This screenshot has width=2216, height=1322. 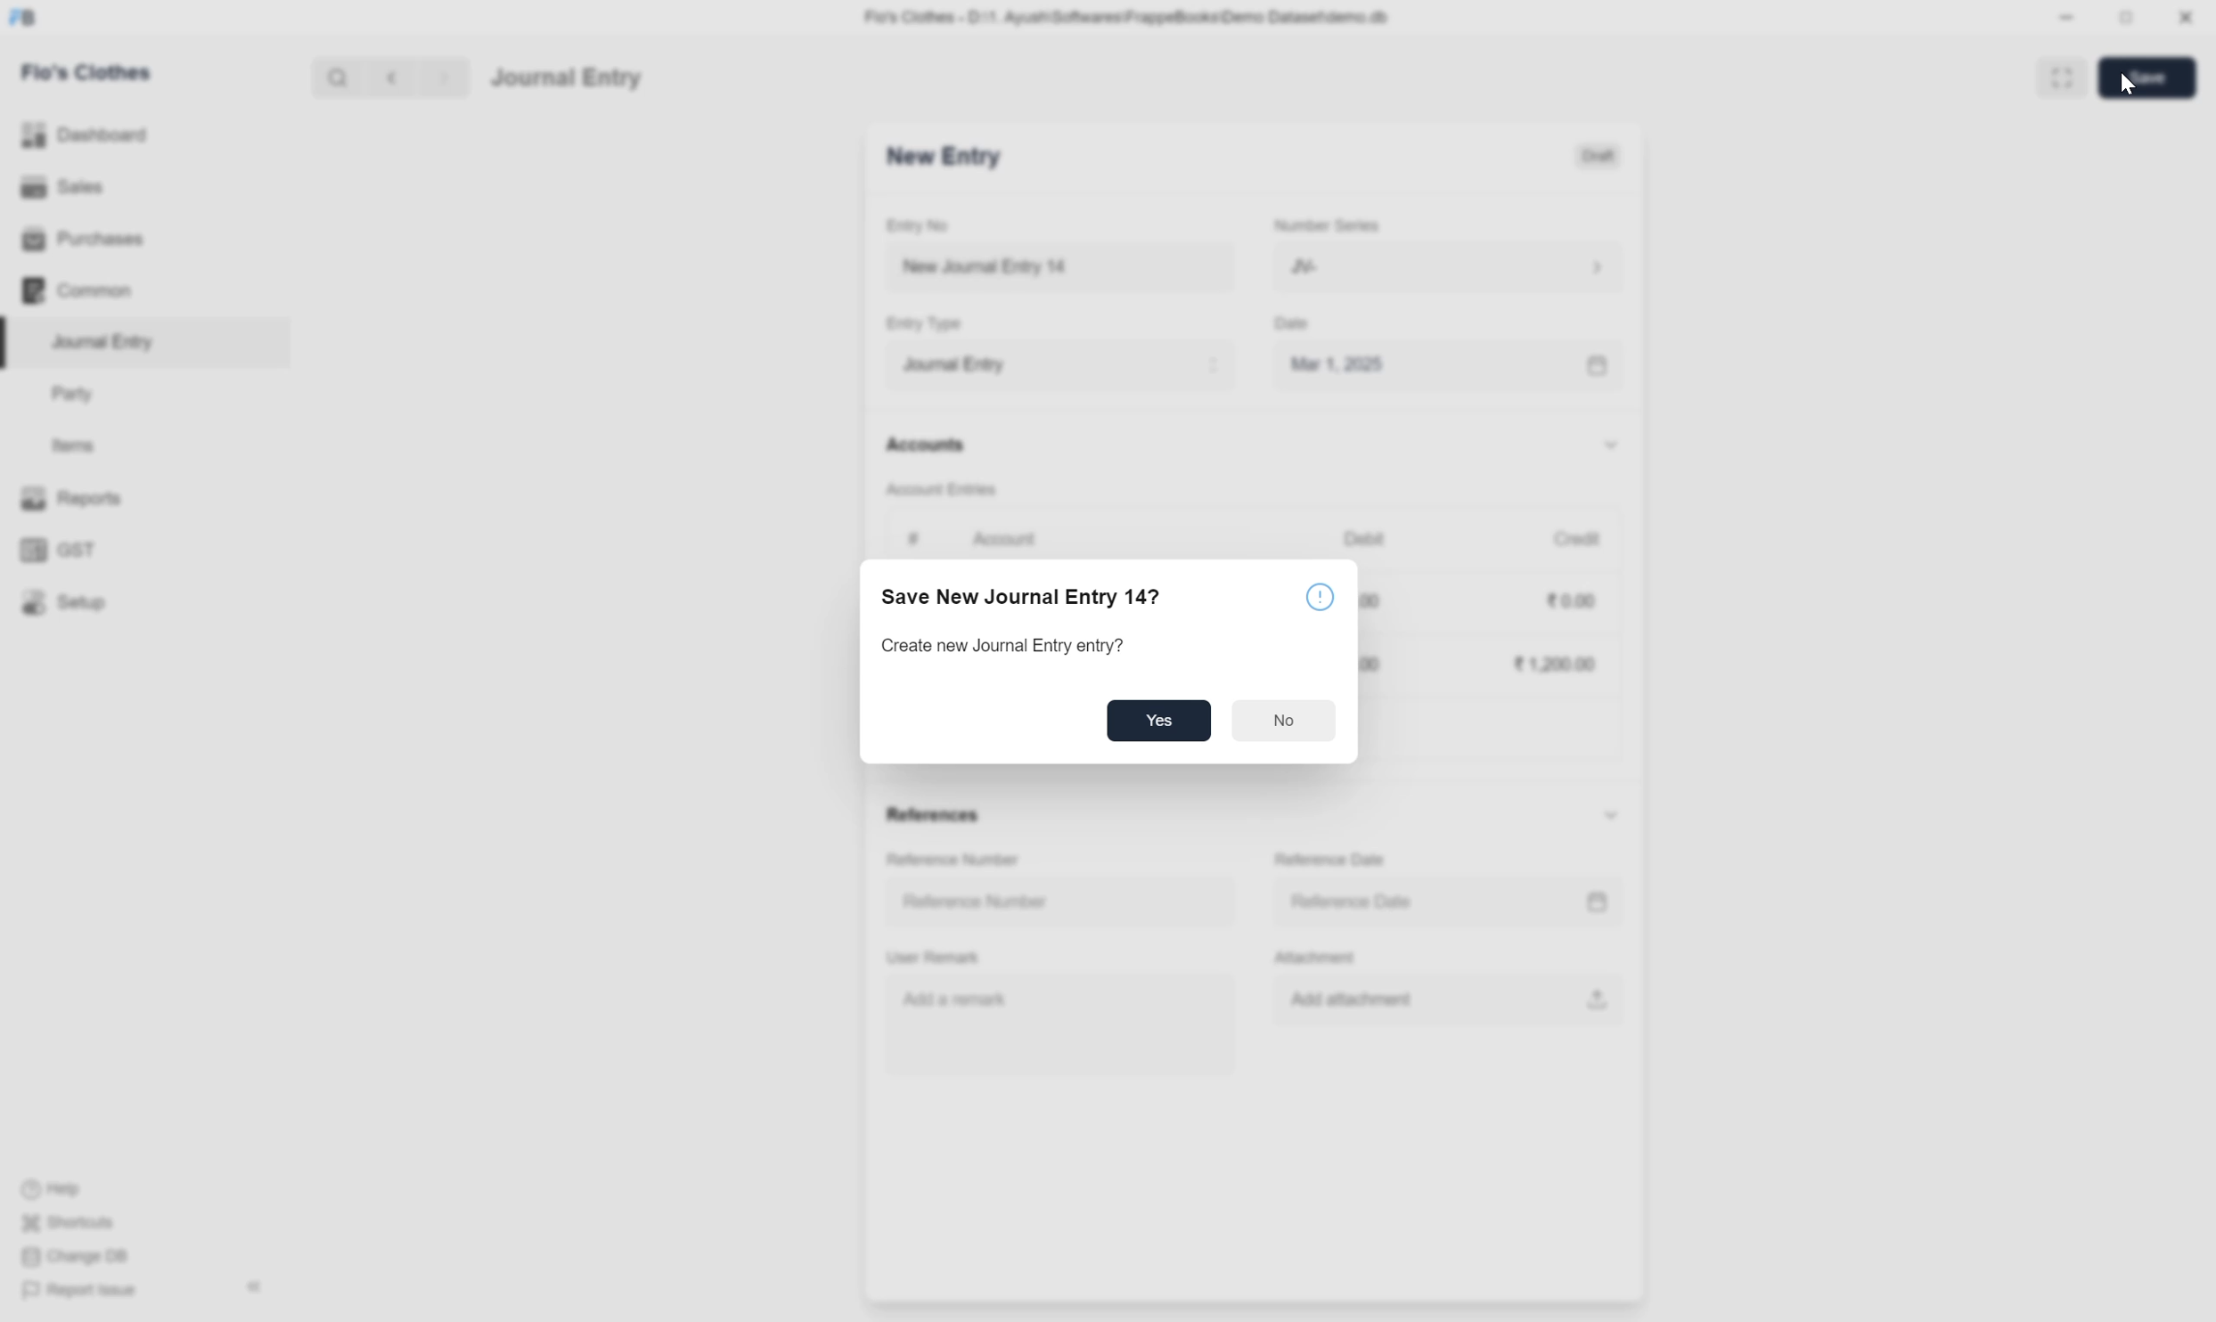 I want to click on User Remark, so click(x=936, y=959).